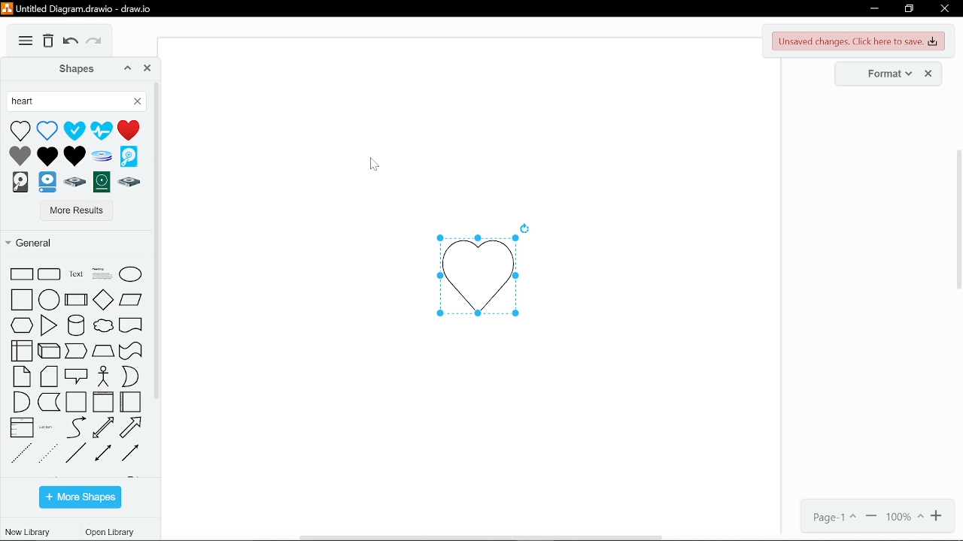  Describe the element at coordinates (874, 9) in the screenshot. I see `minimize` at that location.